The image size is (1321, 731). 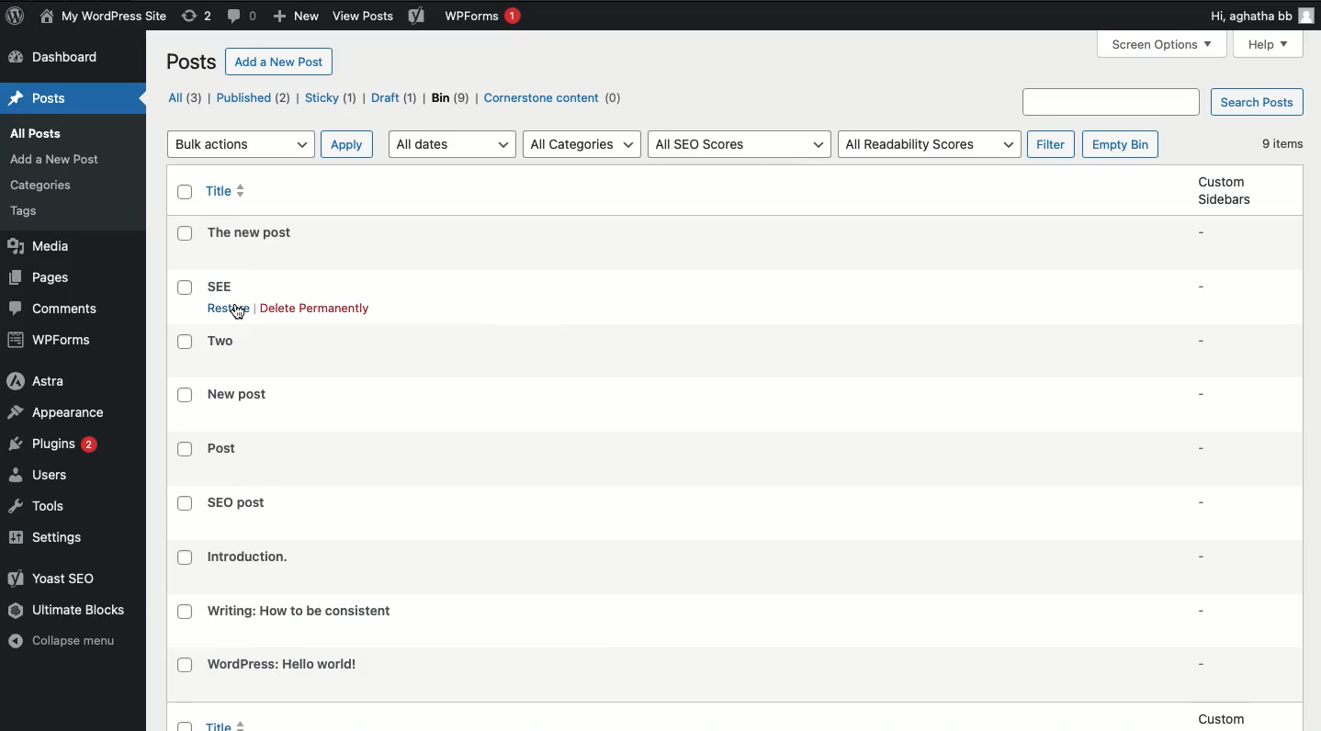 I want to click on All dates, so click(x=452, y=144).